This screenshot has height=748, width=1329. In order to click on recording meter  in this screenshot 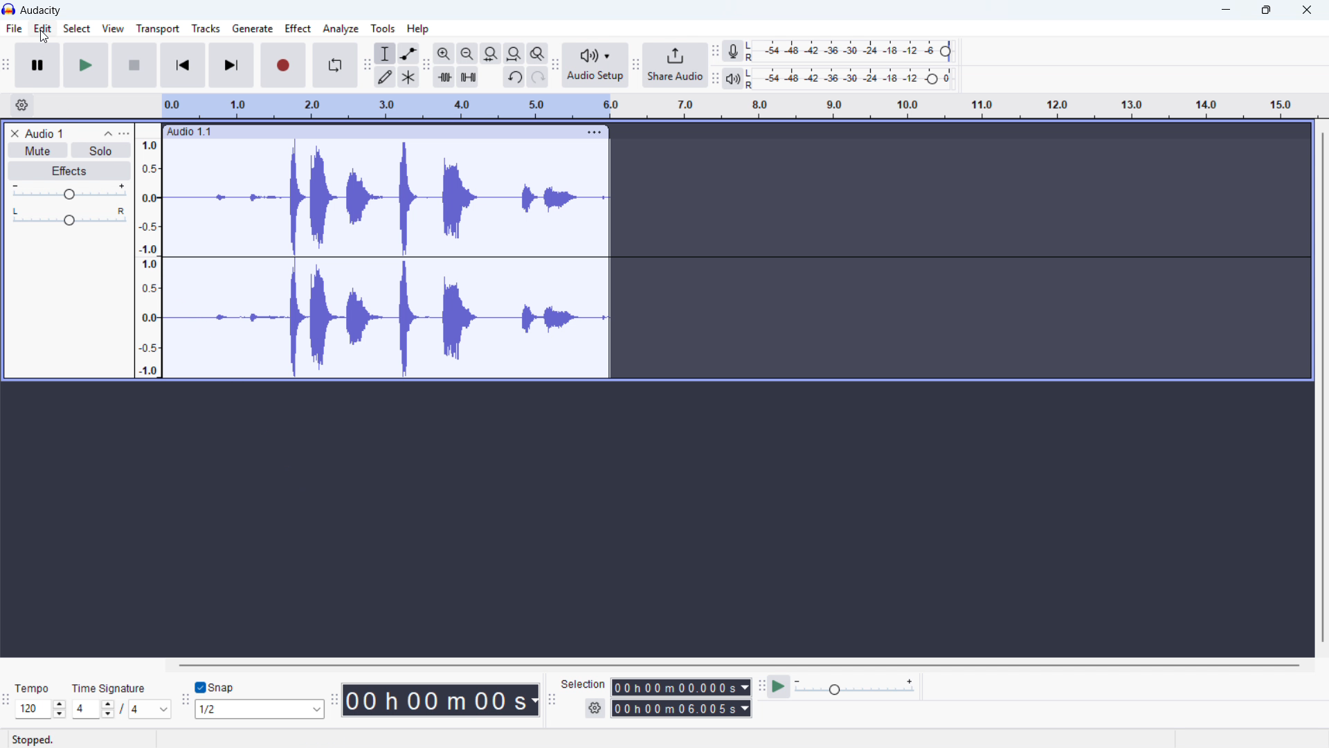, I will do `click(734, 51)`.